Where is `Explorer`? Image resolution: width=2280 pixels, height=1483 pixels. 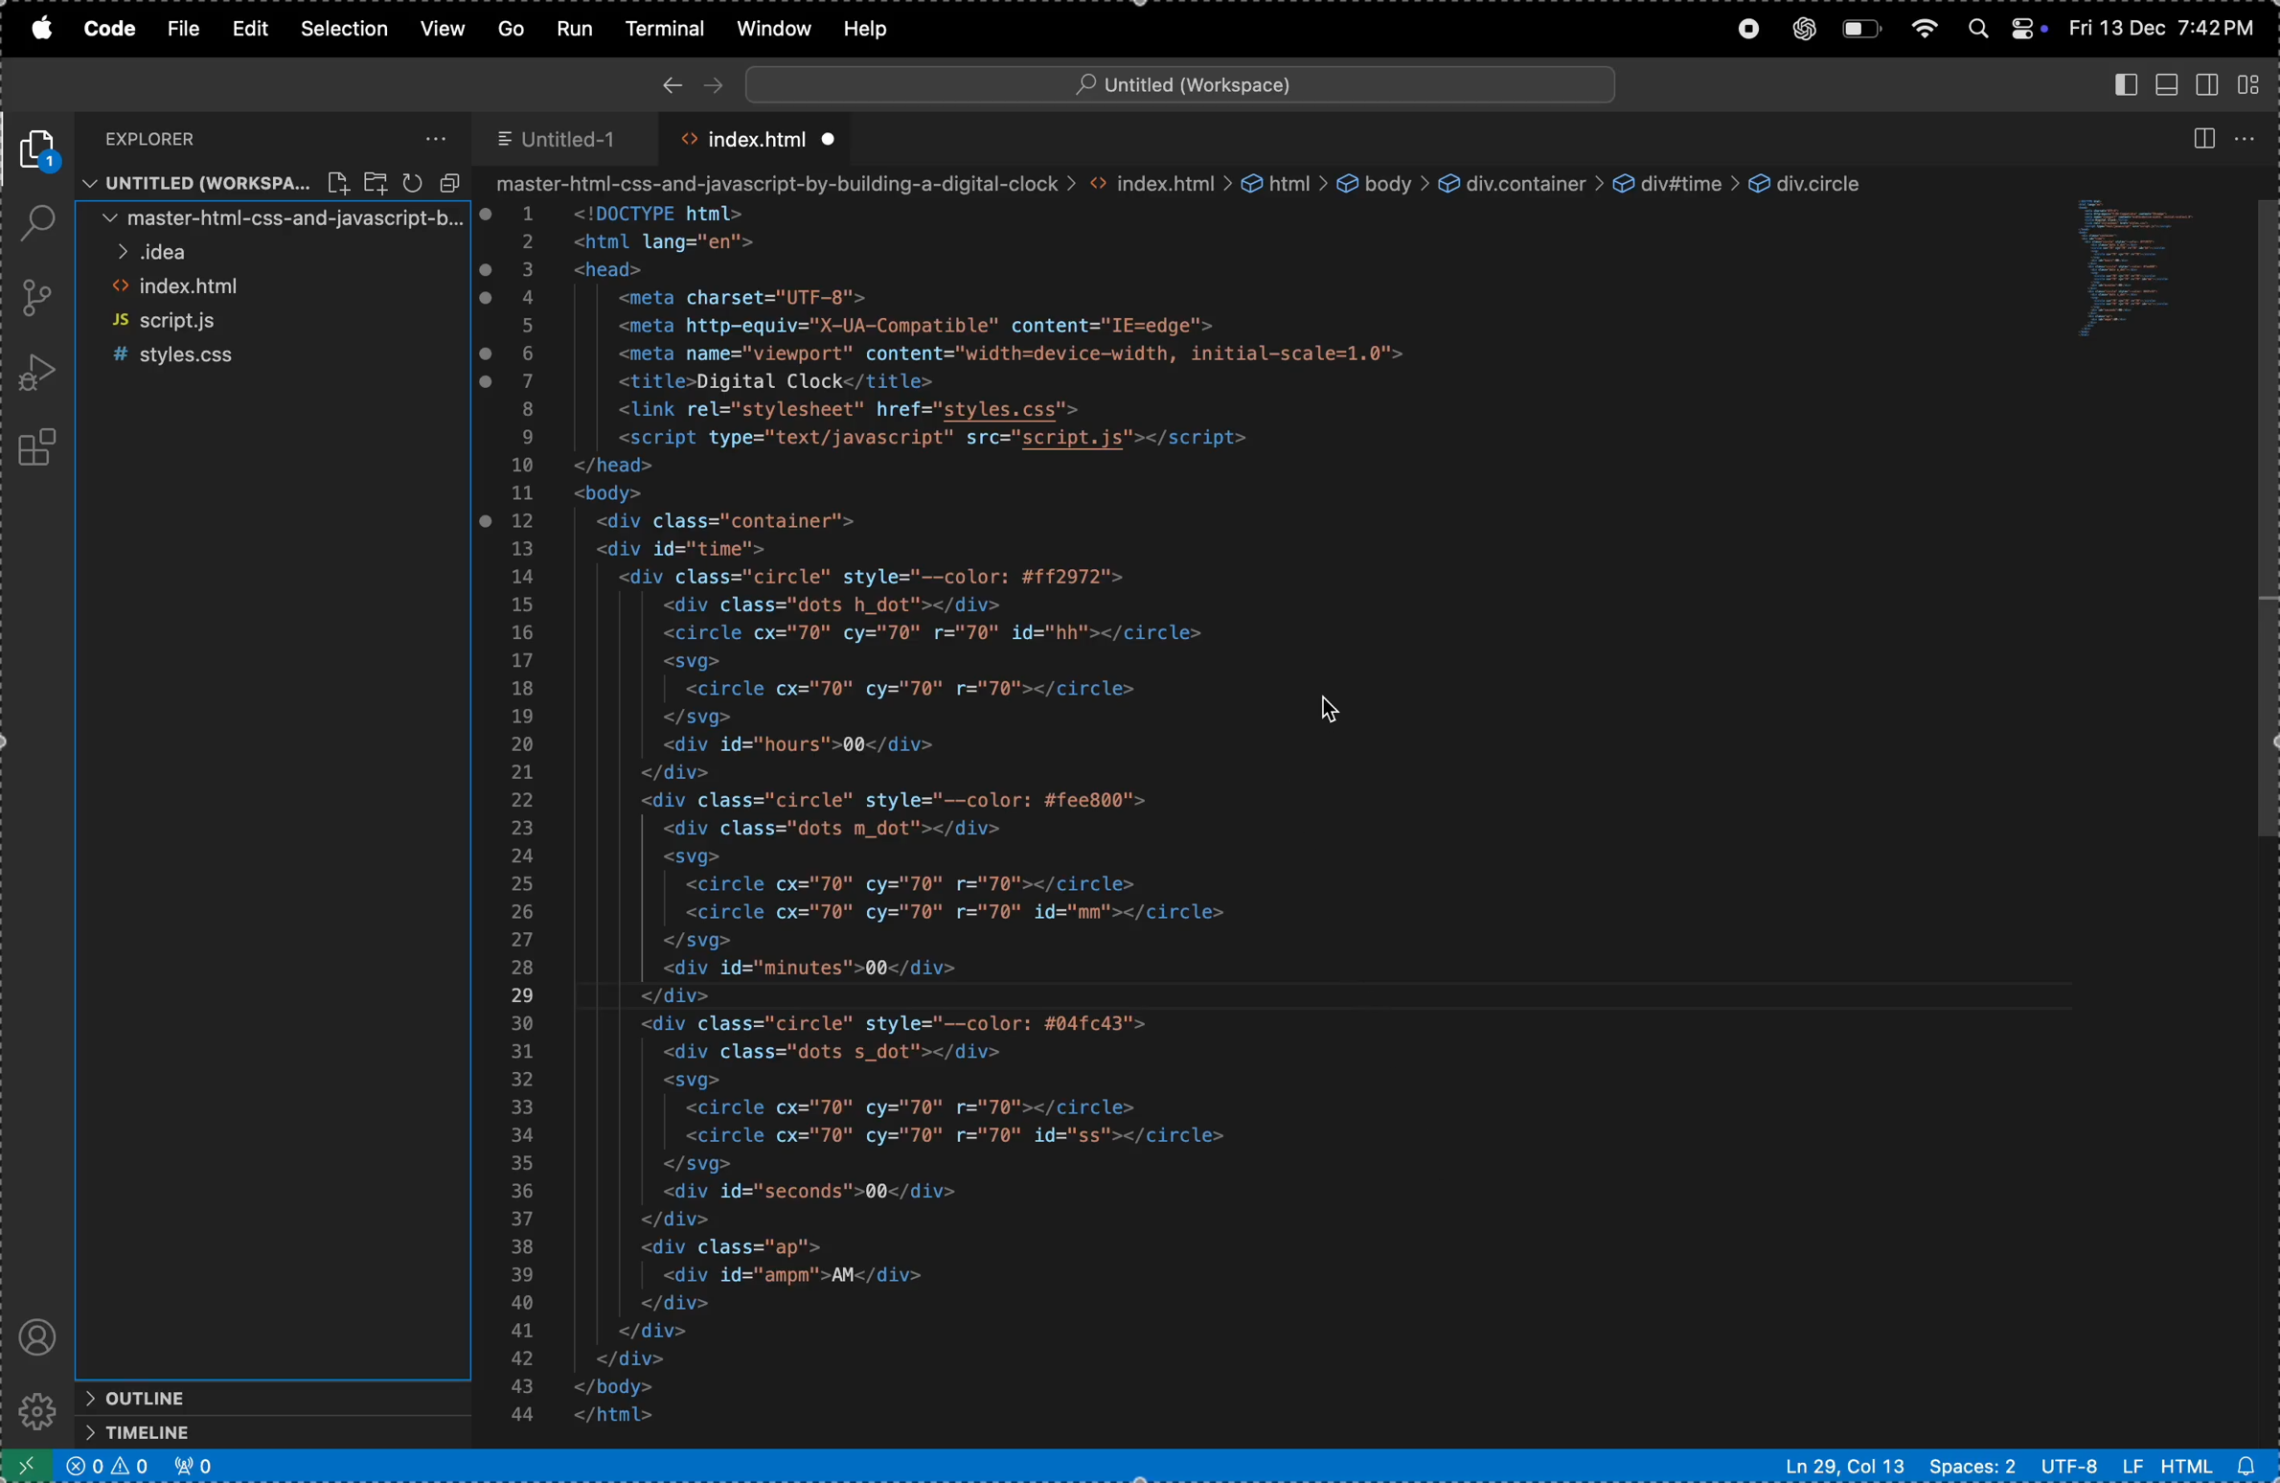 Explorer is located at coordinates (178, 137).